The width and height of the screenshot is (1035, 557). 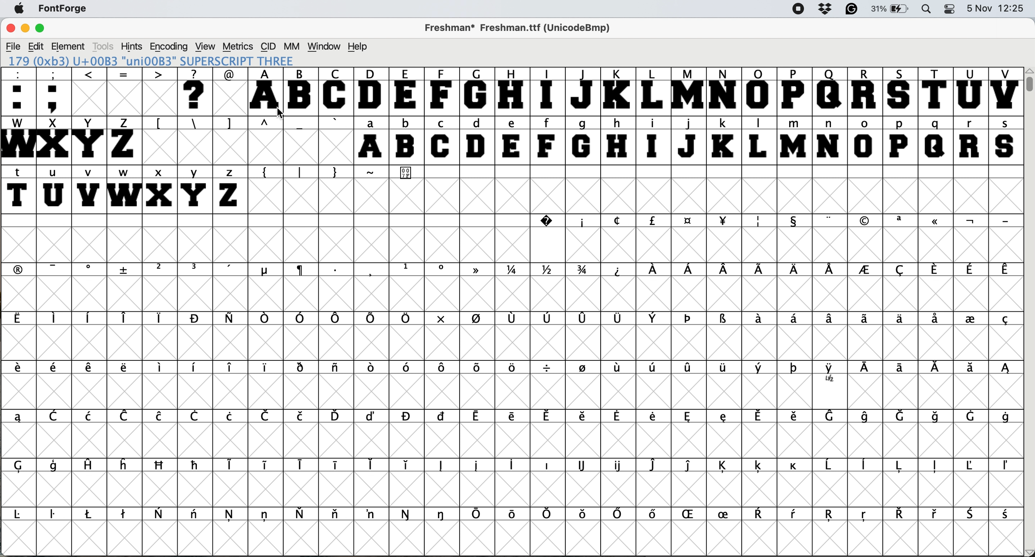 I want to click on symbol, so click(x=619, y=465).